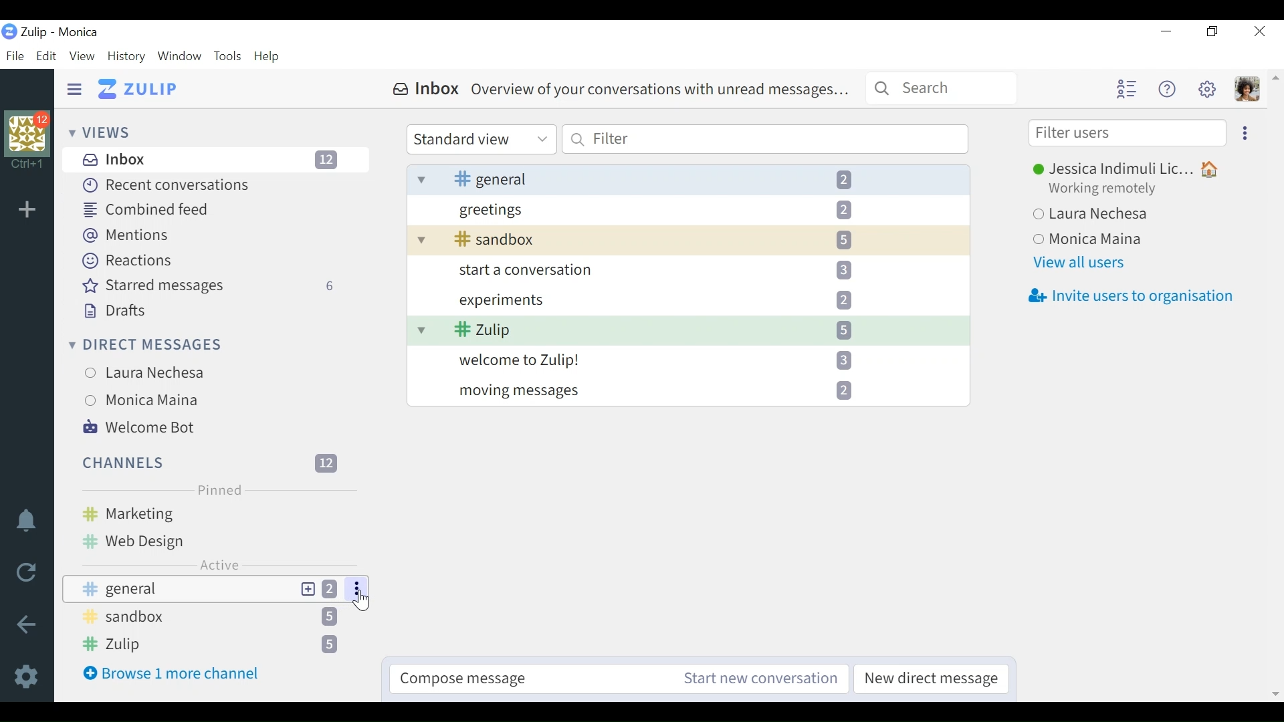 The image size is (1284, 722). What do you see at coordinates (1130, 297) in the screenshot?
I see `Invite users to organisation` at bounding box center [1130, 297].